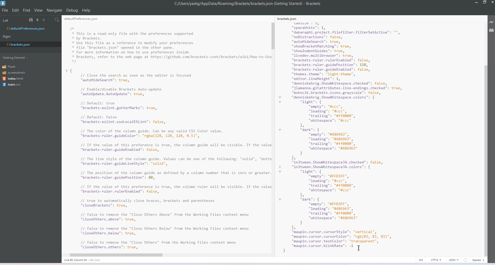  Describe the element at coordinates (492, 31) in the screenshot. I see `Extension Manager` at that location.